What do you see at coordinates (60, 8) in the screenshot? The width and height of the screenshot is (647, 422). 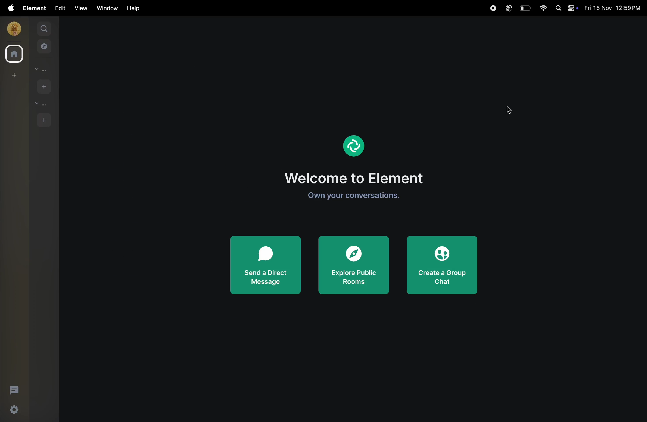 I see `edit` at bounding box center [60, 8].